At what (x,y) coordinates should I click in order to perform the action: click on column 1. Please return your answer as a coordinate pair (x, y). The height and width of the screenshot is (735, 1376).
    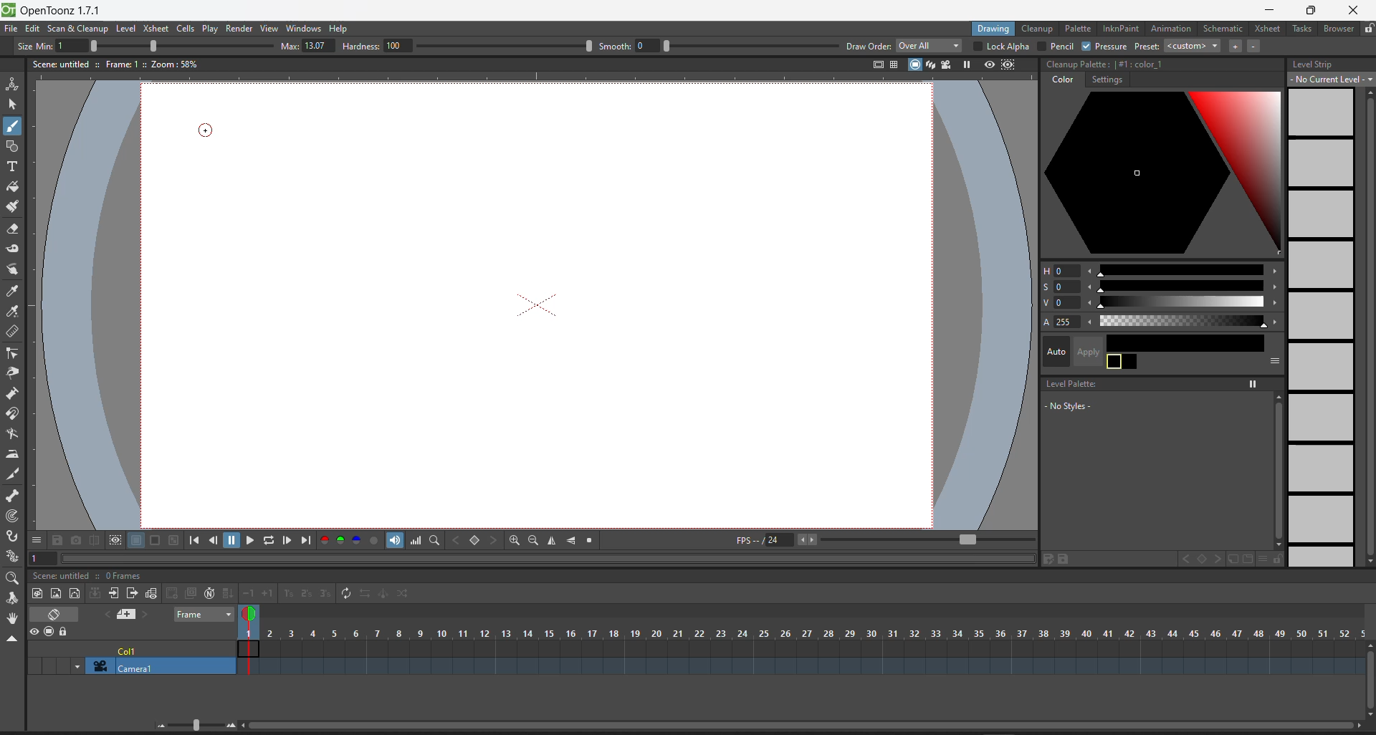
    Looking at the image, I should click on (156, 646).